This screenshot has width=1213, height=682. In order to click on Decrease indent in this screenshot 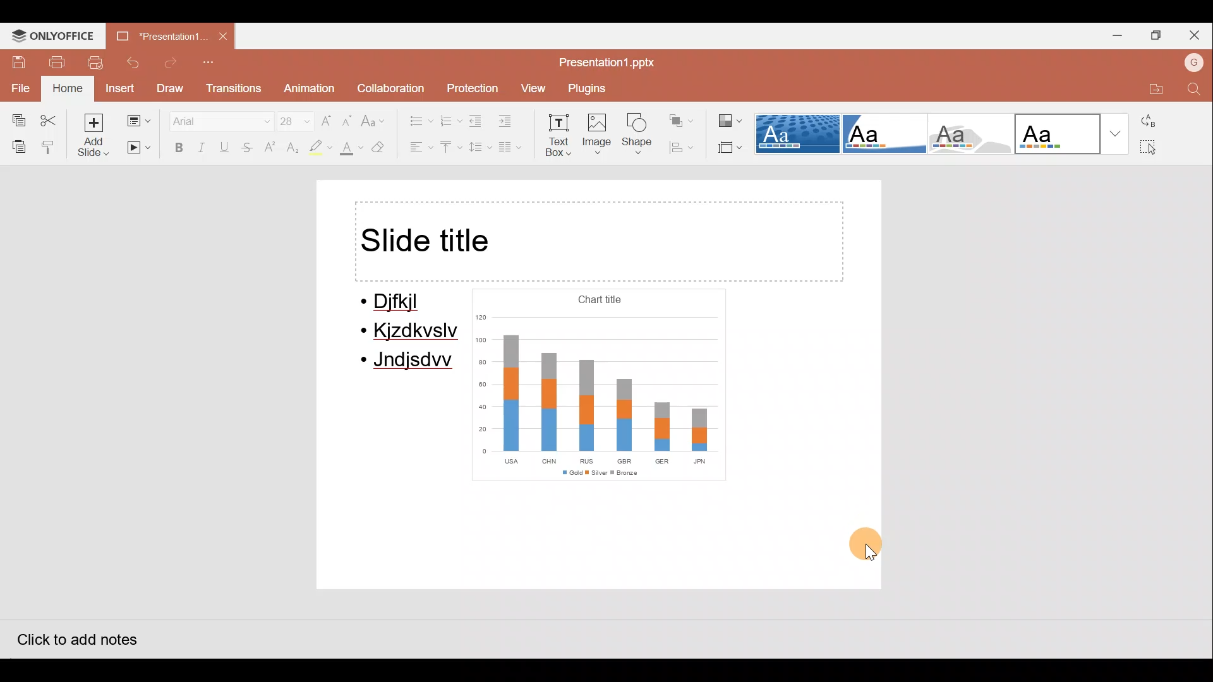, I will do `click(475, 121)`.